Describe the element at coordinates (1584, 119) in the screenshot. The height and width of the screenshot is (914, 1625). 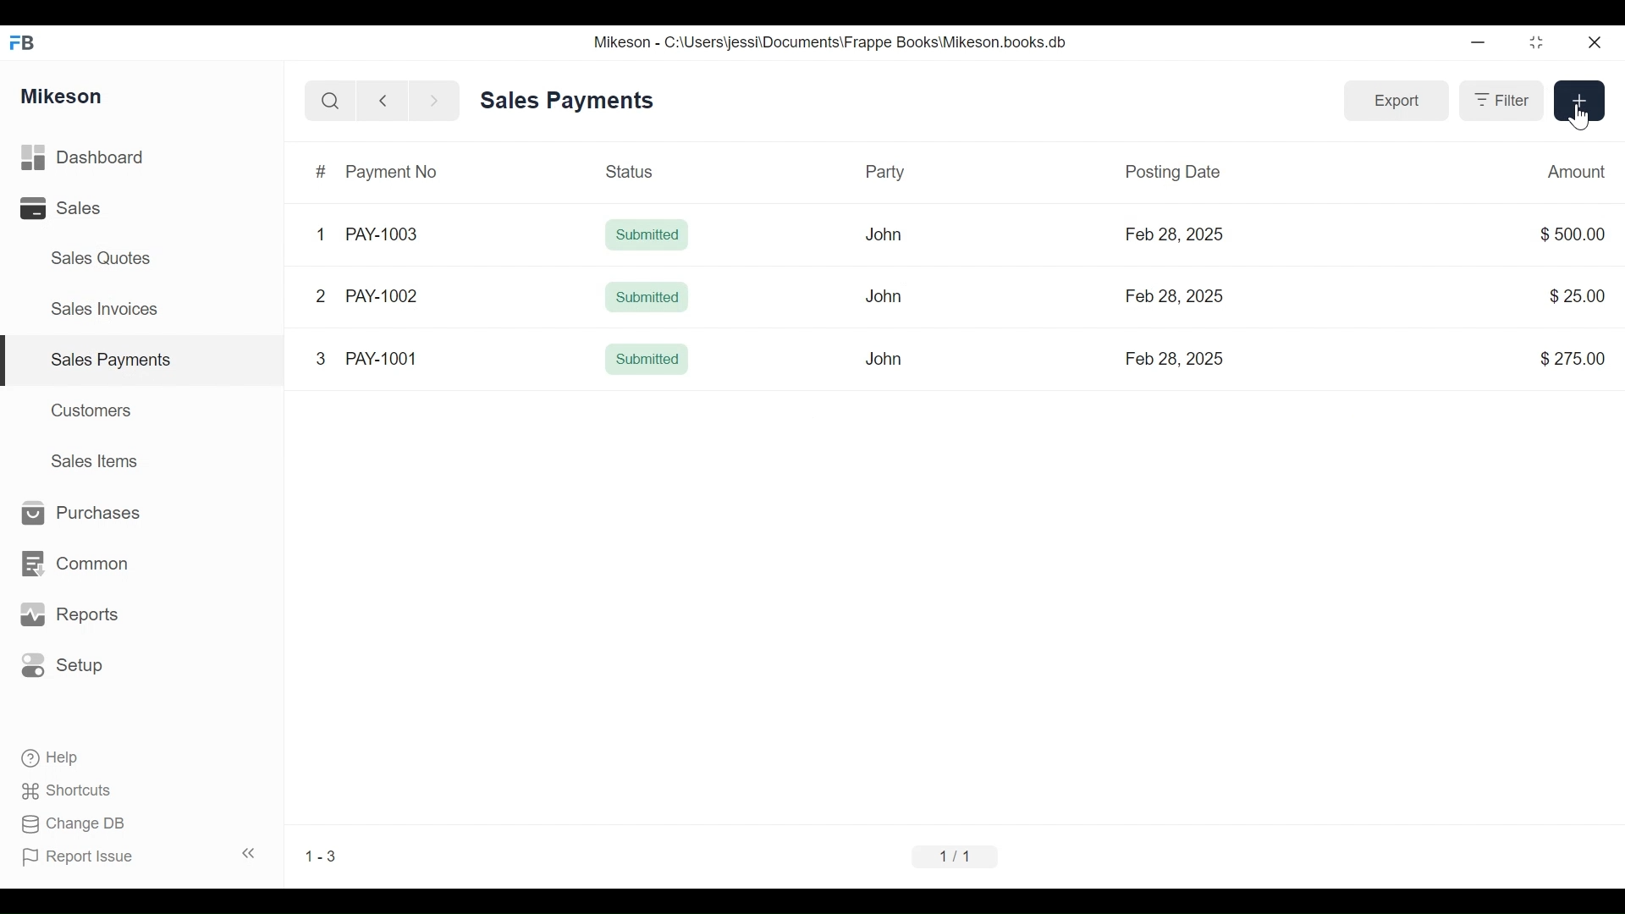
I see `cursor` at that location.